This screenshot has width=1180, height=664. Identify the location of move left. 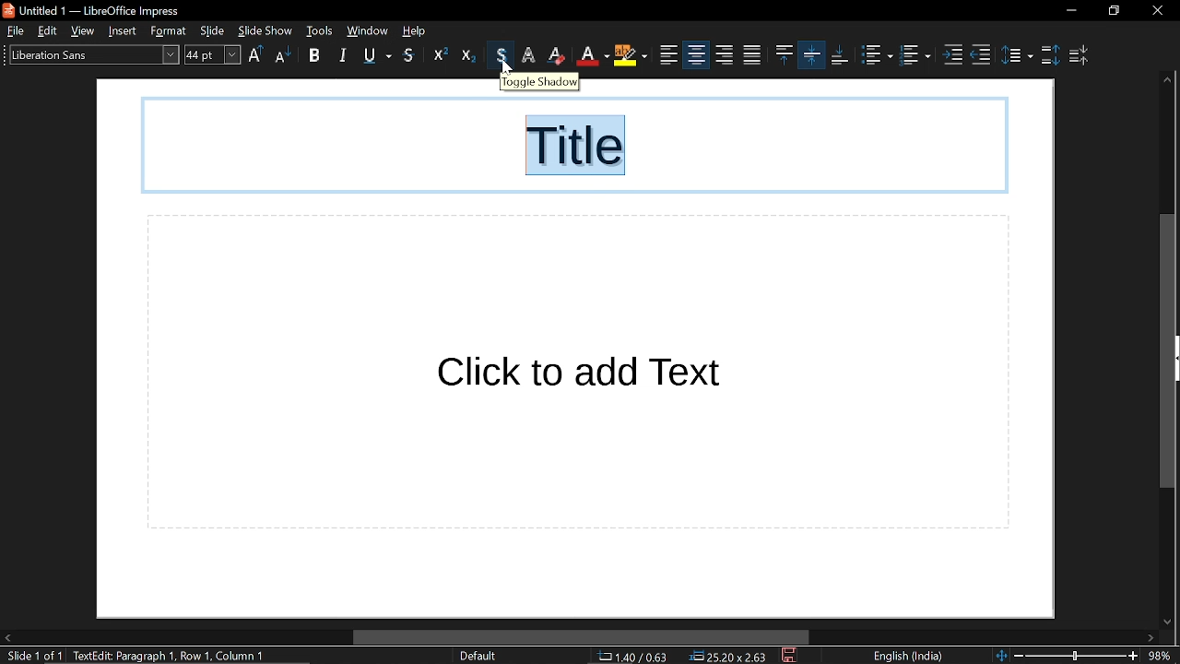
(7, 638).